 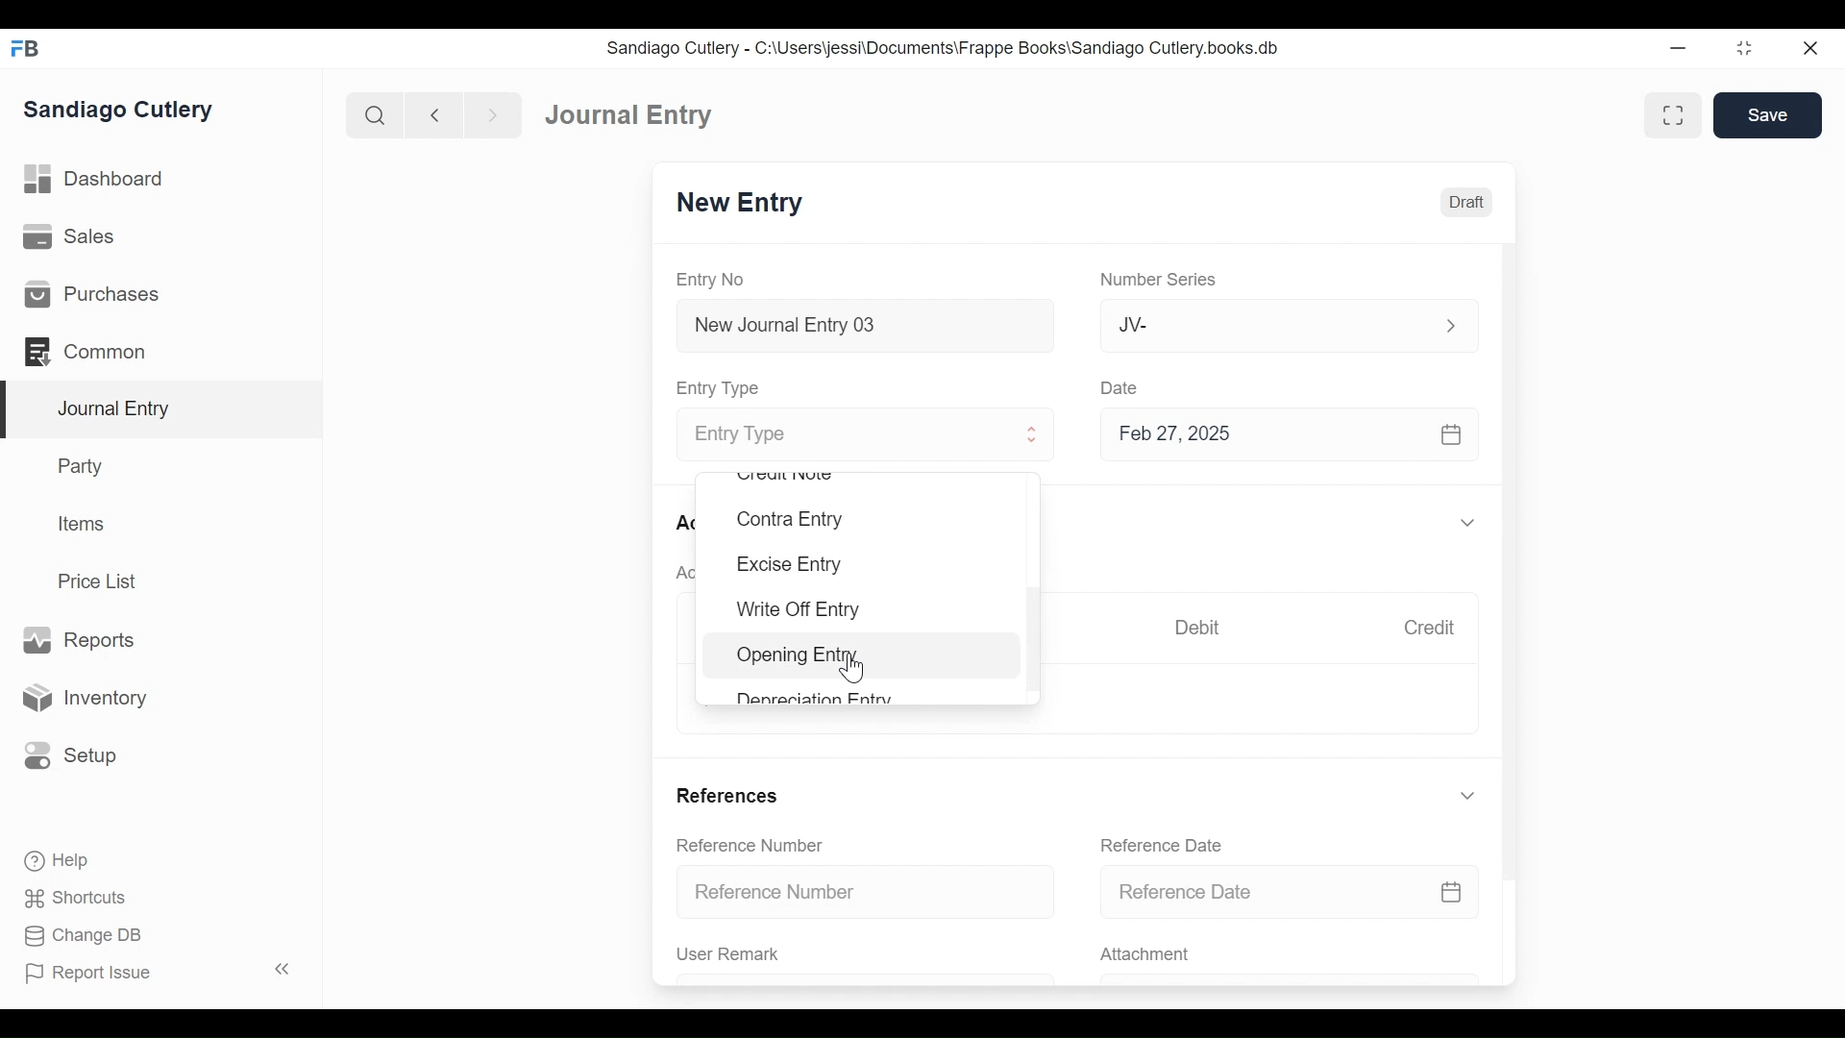 What do you see at coordinates (1036, 627) in the screenshot?
I see `Vertical Scroll bar` at bounding box center [1036, 627].